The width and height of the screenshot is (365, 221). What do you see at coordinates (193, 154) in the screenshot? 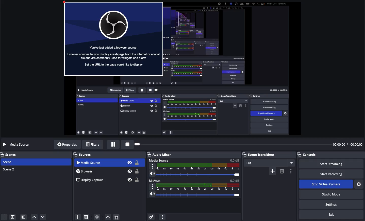
I see `Audio mixer` at bounding box center [193, 154].